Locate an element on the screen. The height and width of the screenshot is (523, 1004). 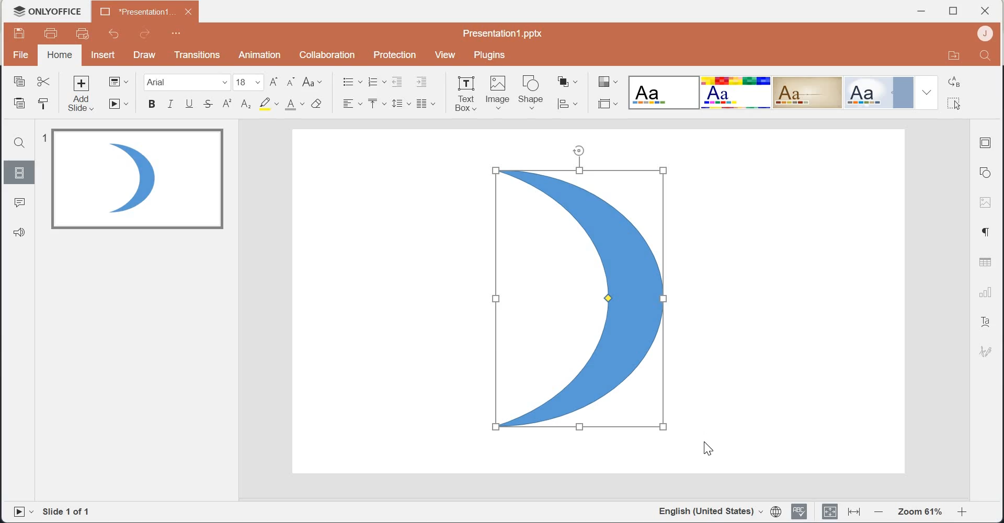
Decrement font size is located at coordinates (291, 82).